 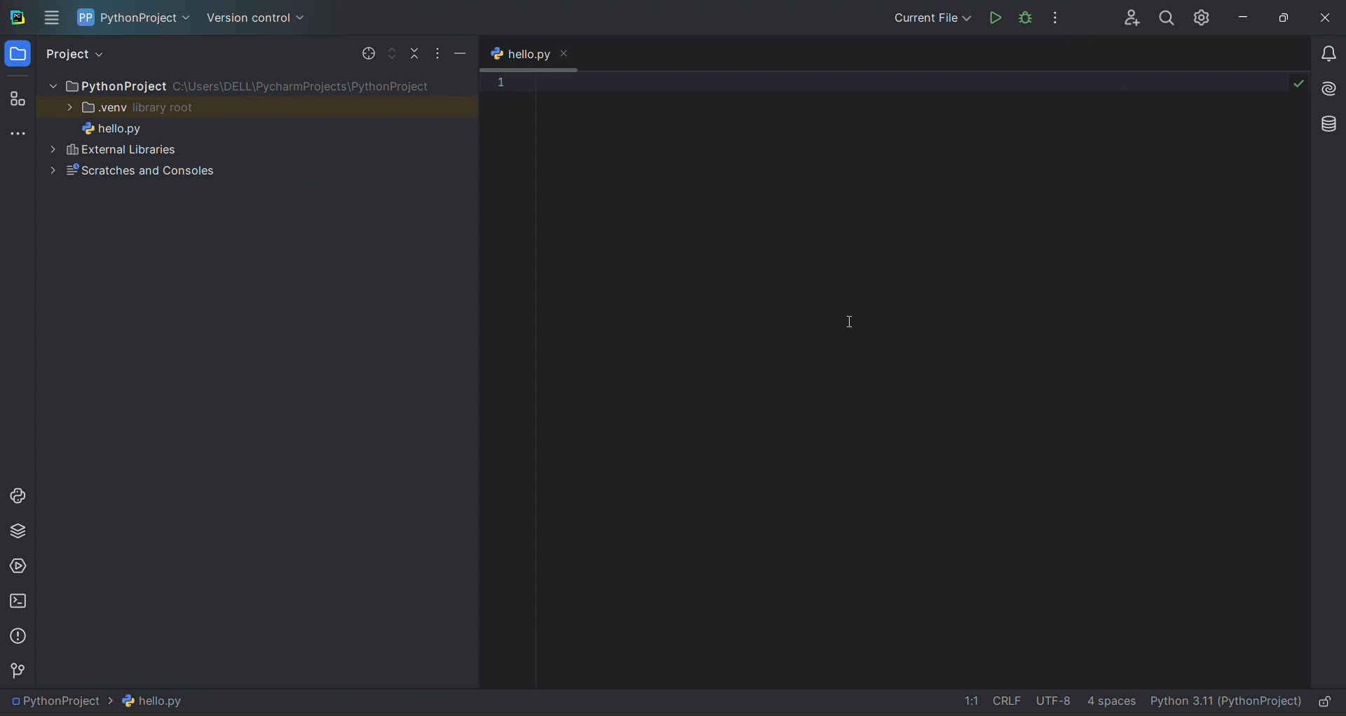 What do you see at coordinates (18, 668) in the screenshot?
I see `version control` at bounding box center [18, 668].